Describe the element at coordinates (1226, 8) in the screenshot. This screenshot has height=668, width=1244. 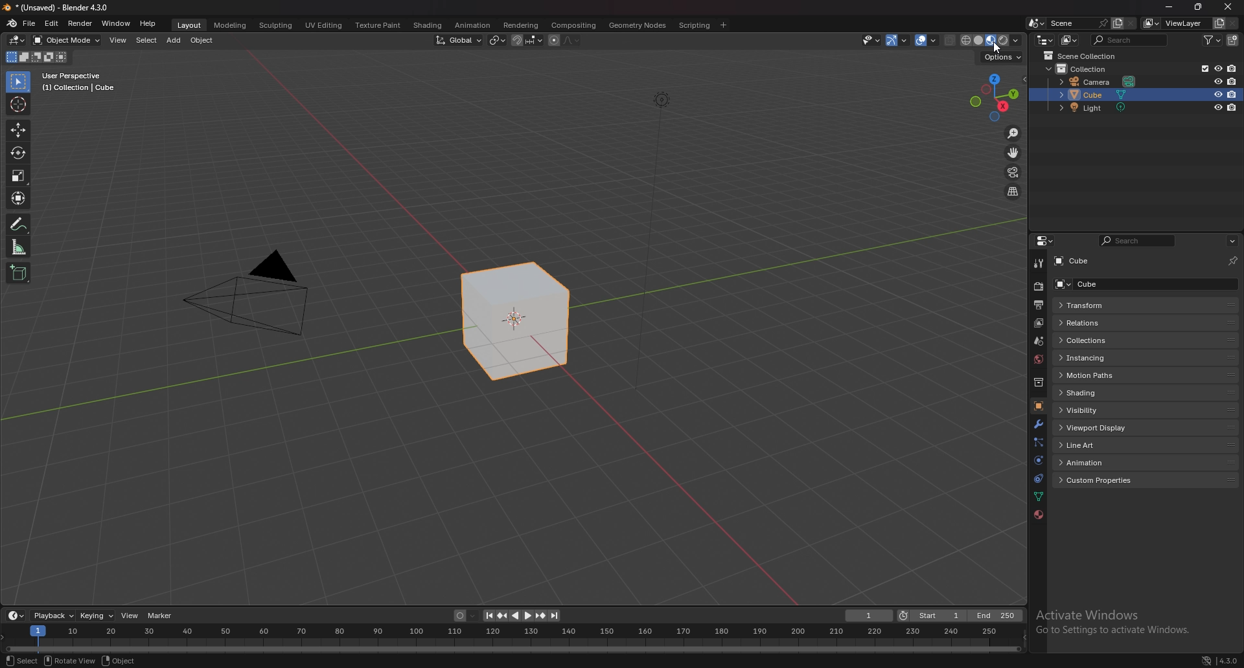
I see `close` at that location.